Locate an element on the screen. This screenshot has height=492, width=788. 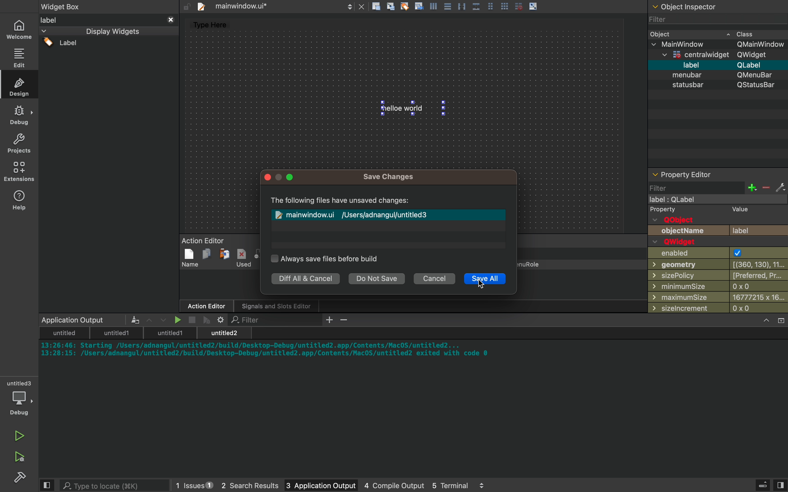
debug and run is located at coordinates (20, 457).